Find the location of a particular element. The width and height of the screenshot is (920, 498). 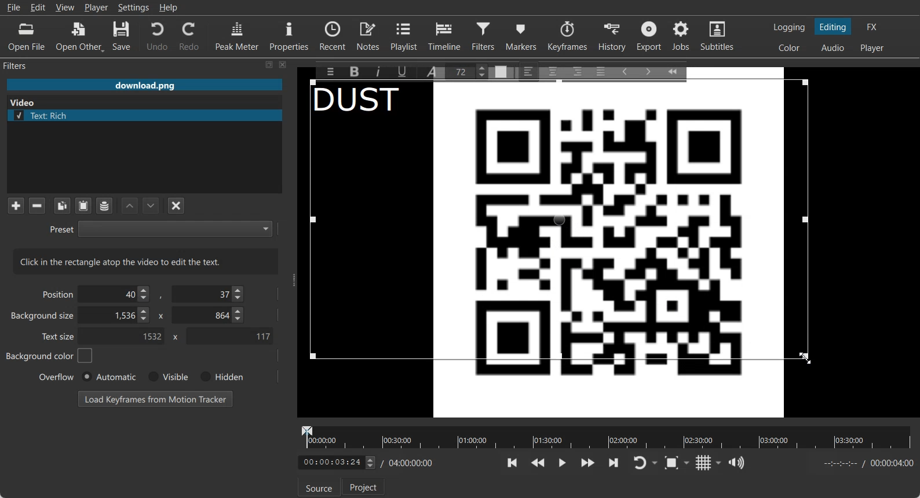

File is located at coordinates (144, 86).